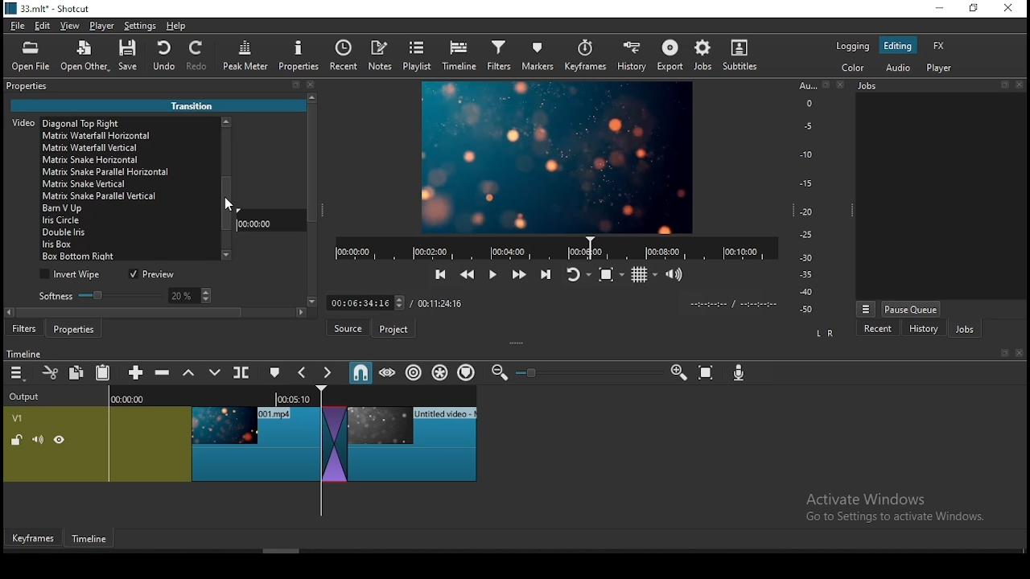 The height and width of the screenshot is (579, 1030). Describe the element at coordinates (940, 69) in the screenshot. I see `player` at that location.